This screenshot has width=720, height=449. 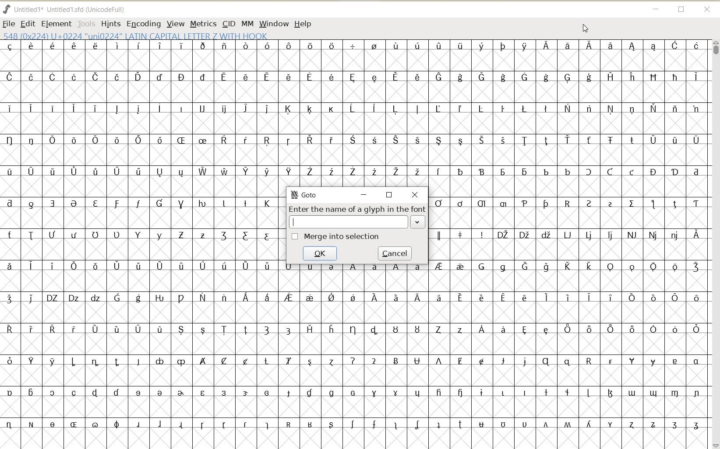 I want to click on Enter the name of a glyph in the font, so click(x=358, y=210).